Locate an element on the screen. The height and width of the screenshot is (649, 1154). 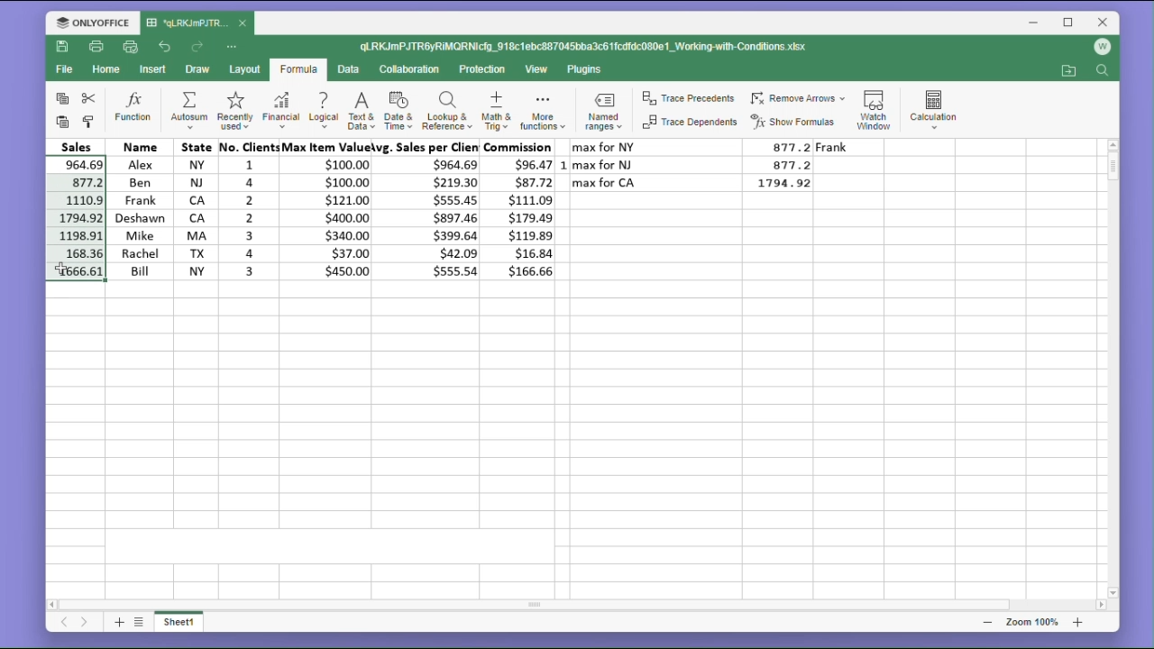
zoom 100% is located at coordinates (1029, 622).